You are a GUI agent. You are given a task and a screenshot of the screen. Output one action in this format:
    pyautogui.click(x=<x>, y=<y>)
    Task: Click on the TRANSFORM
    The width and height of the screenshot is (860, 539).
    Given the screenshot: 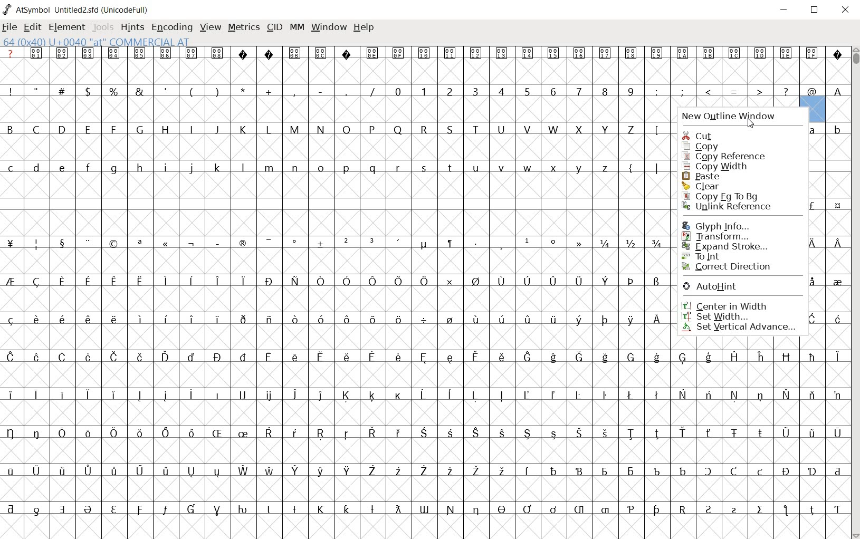 What is the action you would take?
    pyautogui.click(x=719, y=236)
    